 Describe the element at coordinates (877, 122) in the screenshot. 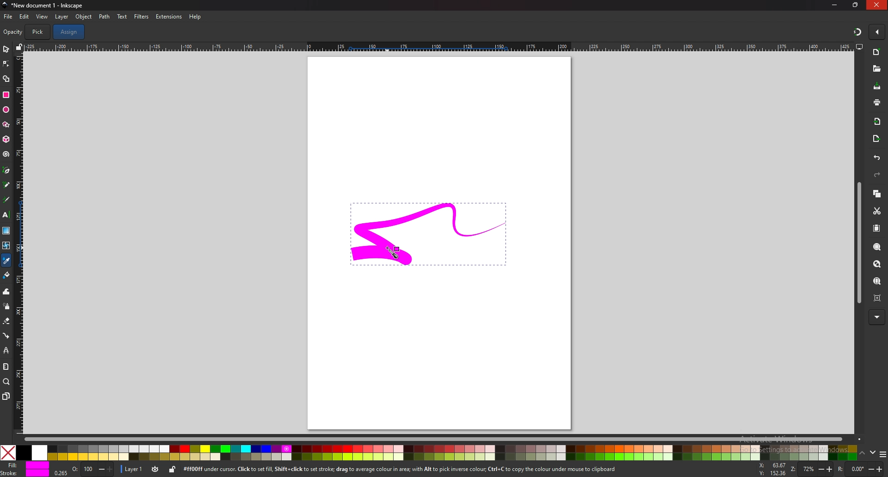

I see `import` at that location.